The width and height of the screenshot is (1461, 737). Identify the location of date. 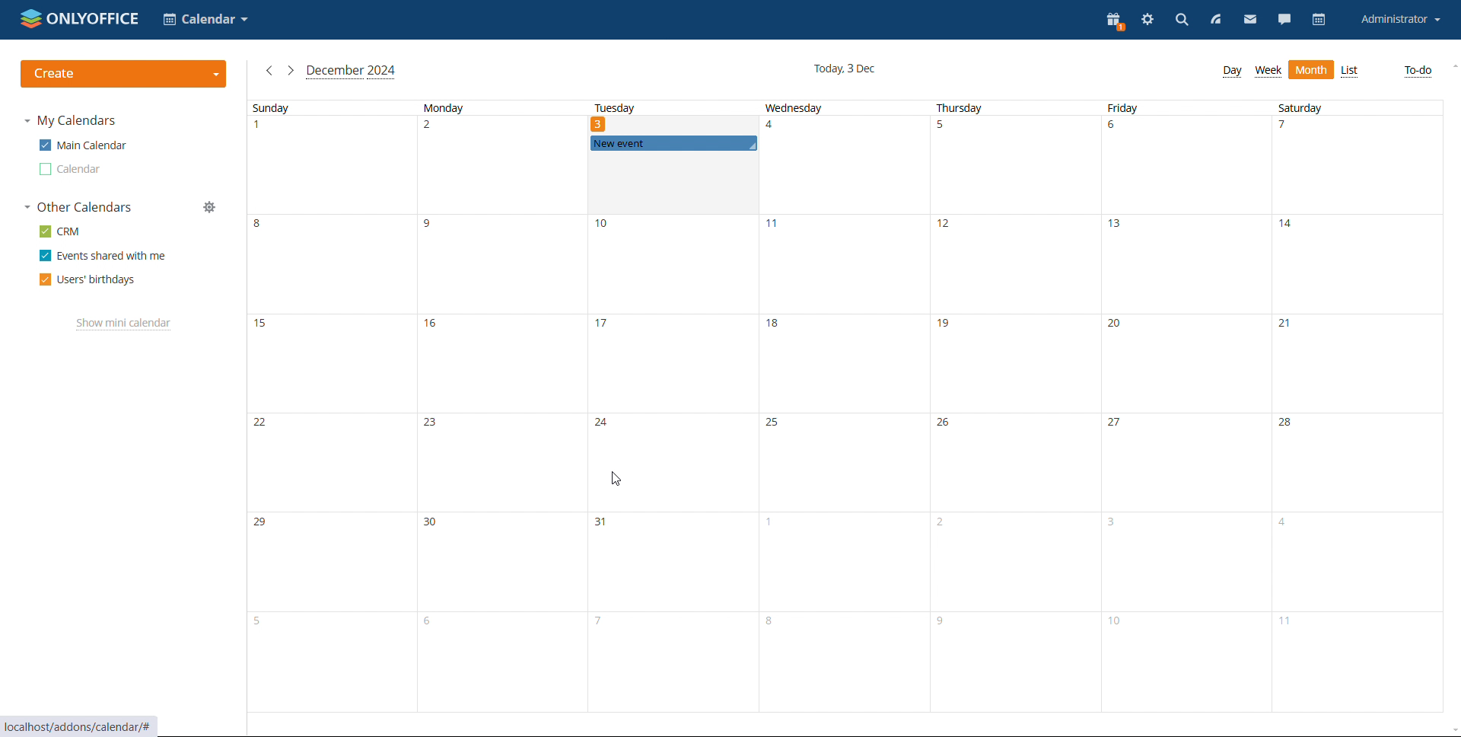
(504, 461).